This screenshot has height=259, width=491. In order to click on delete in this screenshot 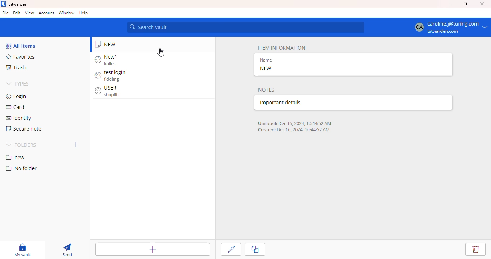, I will do `click(476, 249)`.